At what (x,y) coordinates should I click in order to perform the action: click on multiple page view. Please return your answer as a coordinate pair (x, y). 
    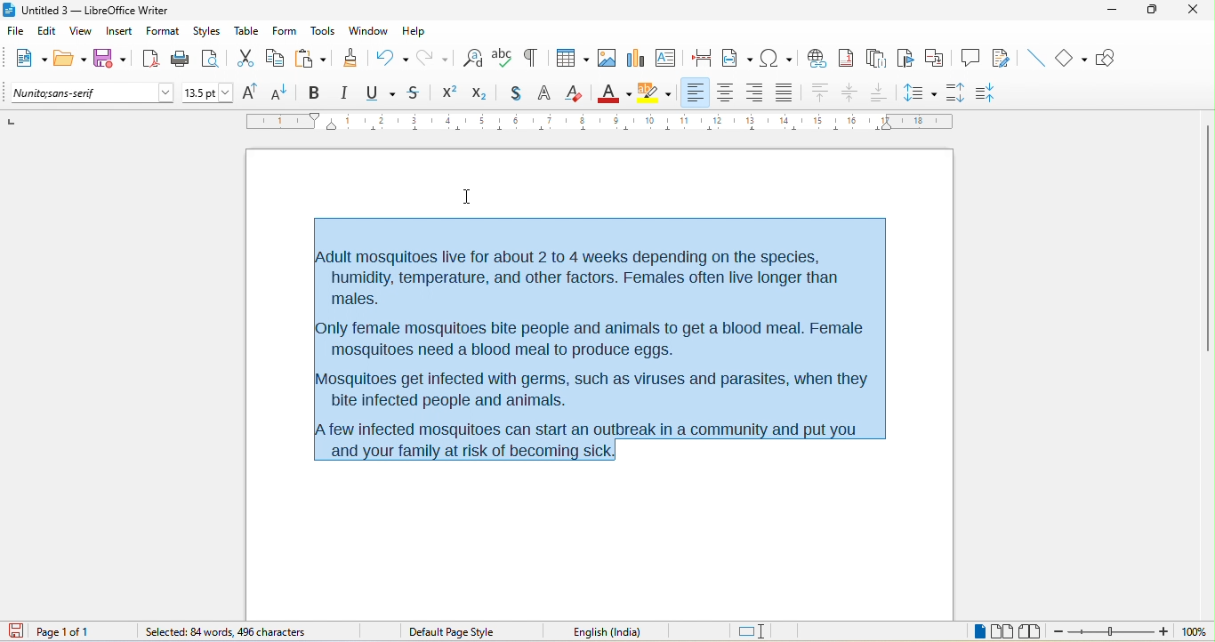
    Looking at the image, I should click on (1002, 632).